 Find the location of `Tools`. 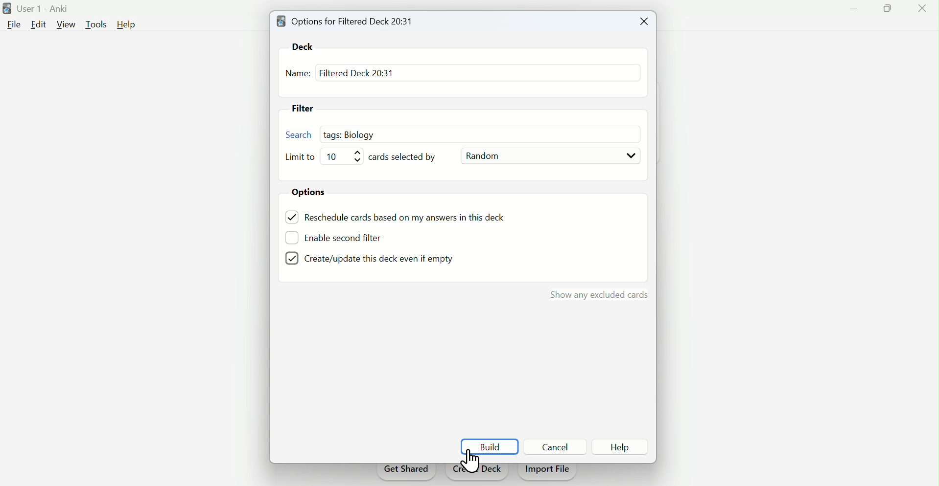

Tools is located at coordinates (98, 23).